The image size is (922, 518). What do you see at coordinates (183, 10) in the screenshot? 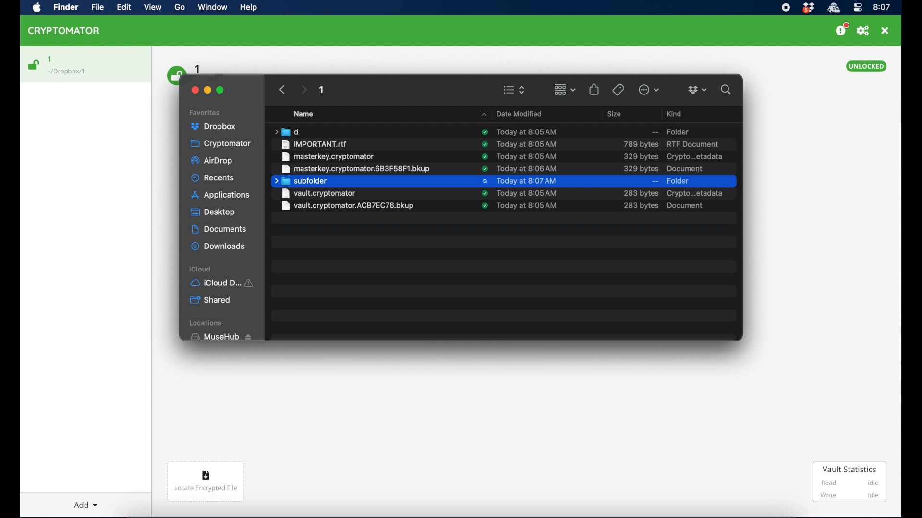
I see `Go` at bounding box center [183, 10].